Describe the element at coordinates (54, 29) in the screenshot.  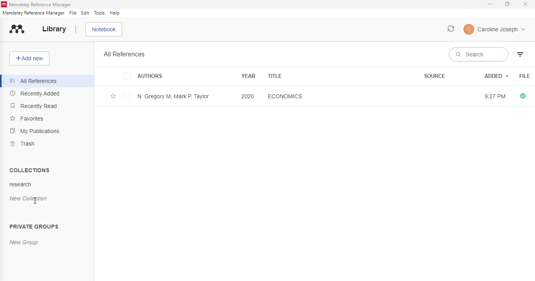
I see `library` at that location.